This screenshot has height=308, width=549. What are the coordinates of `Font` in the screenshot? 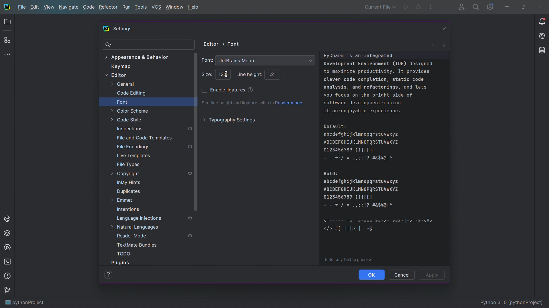 It's located at (122, 102).